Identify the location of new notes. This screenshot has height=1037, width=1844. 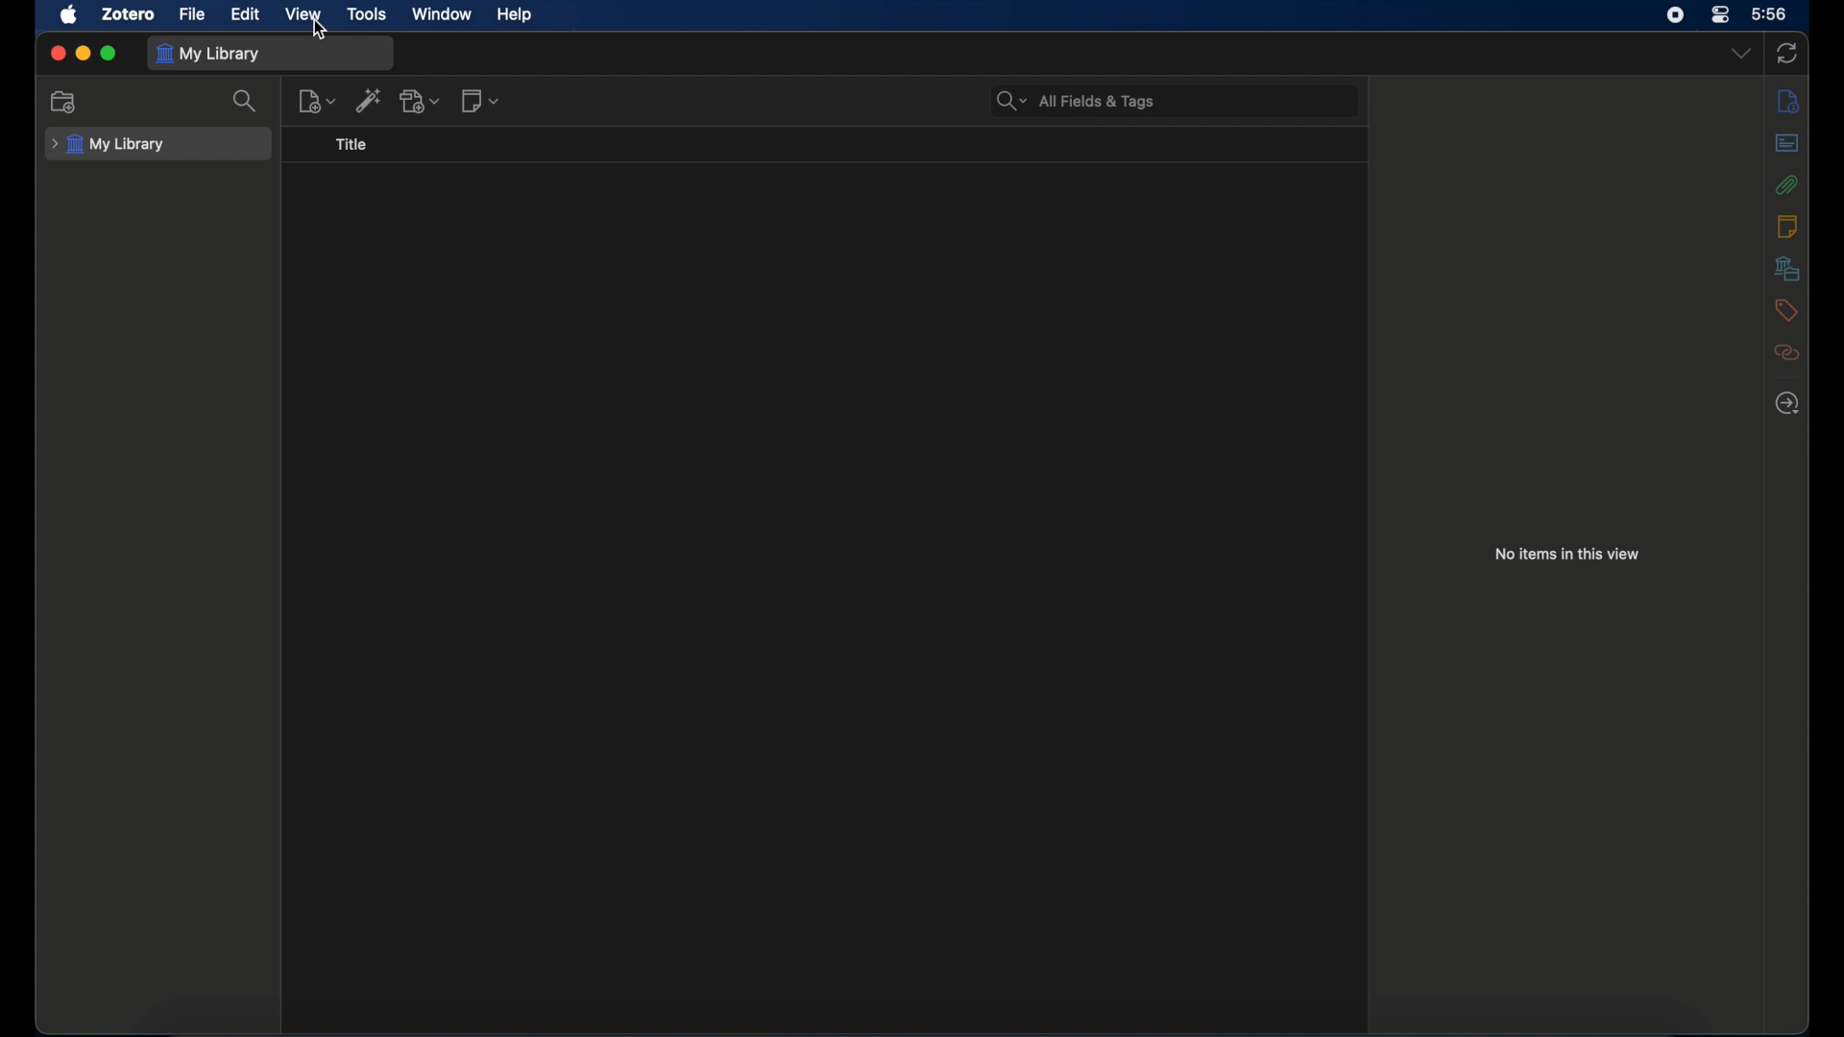
(482, 100).